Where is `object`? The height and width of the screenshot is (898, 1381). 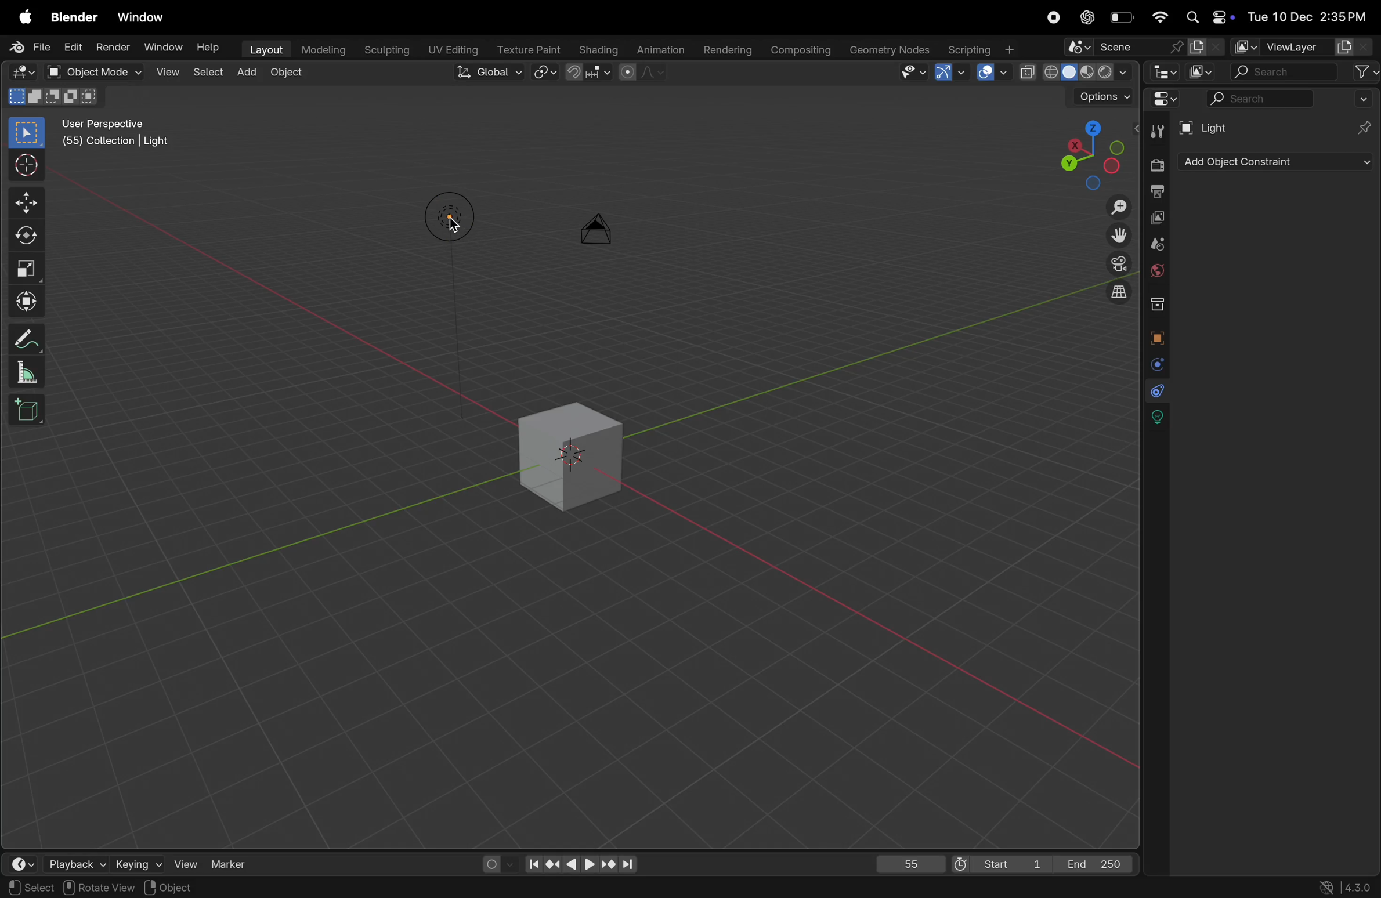
object is located at coordinates (293, 77).